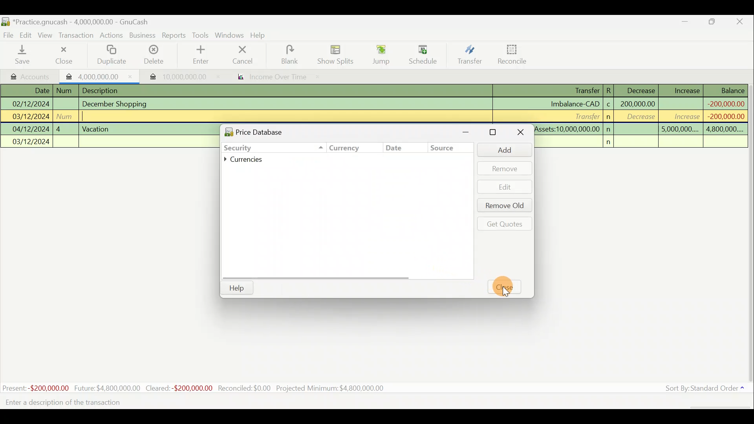 Image resolution: width=754 pixels, height=424 pixels. I want to click on R, so click(611, 90).